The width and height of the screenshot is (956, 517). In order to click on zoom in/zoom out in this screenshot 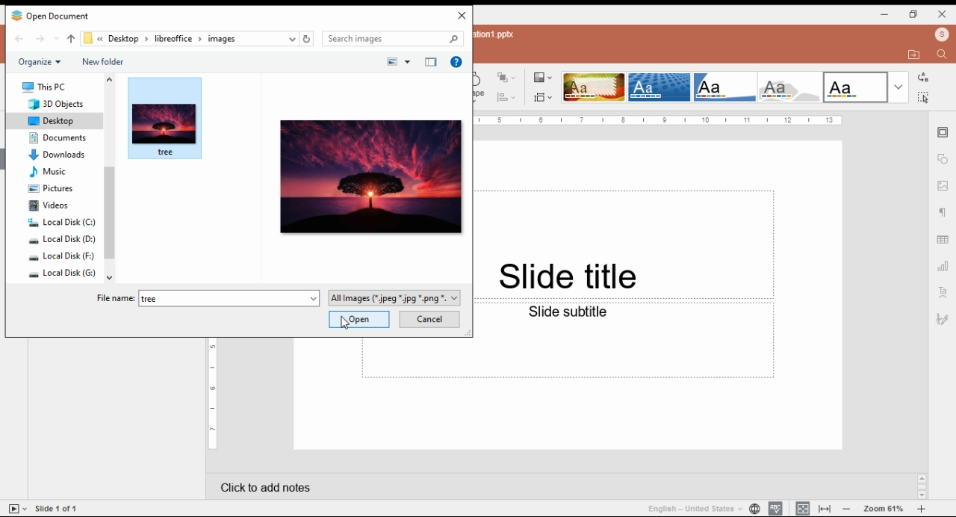, I will do `click(884, 507)`.